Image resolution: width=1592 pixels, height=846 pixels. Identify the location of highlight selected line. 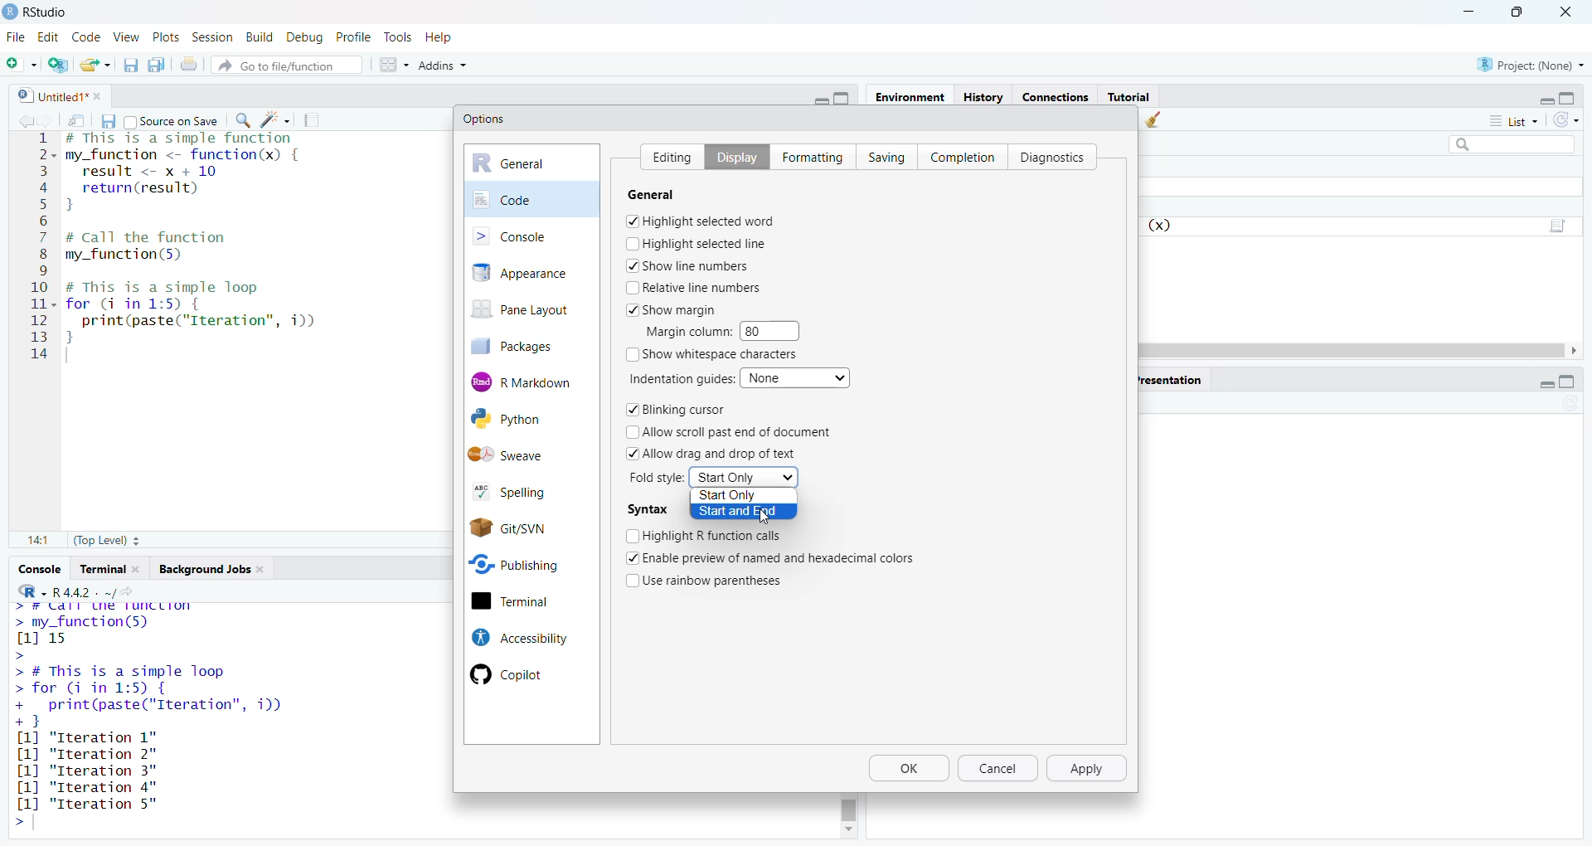
(696, 243).